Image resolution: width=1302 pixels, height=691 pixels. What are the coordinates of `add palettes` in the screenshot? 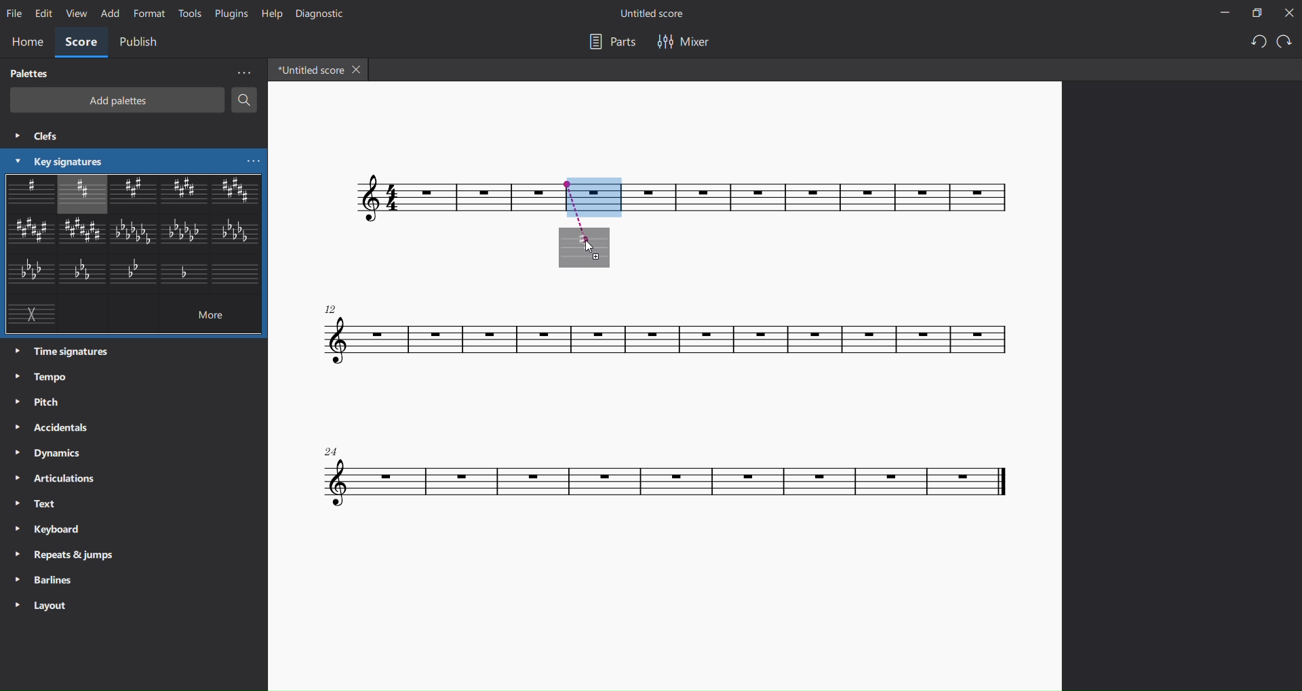 It's located at (117, 101).